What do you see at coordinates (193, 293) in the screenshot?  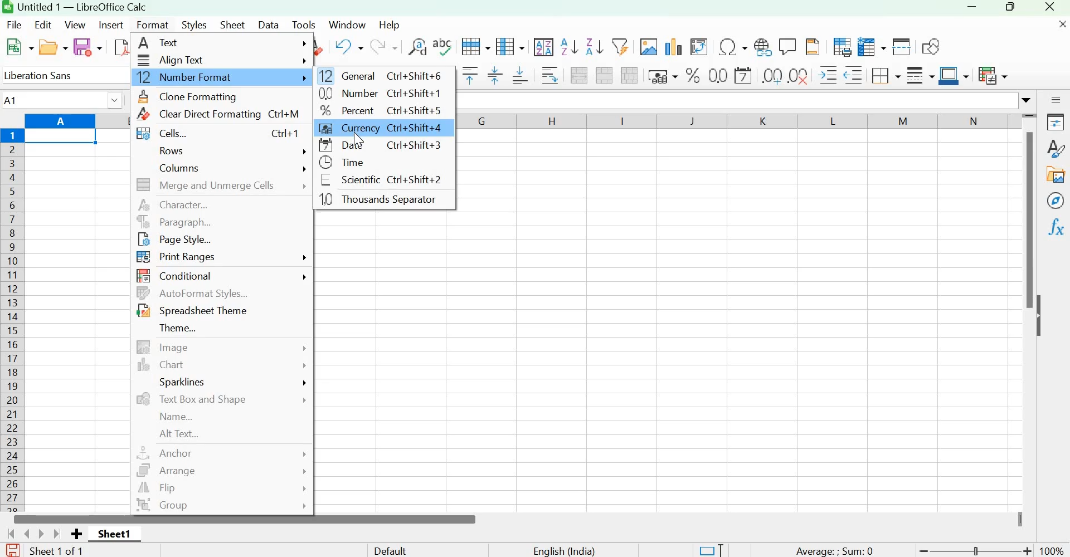 I see `AutoFormat Styles` at bounding box center [193, 293].